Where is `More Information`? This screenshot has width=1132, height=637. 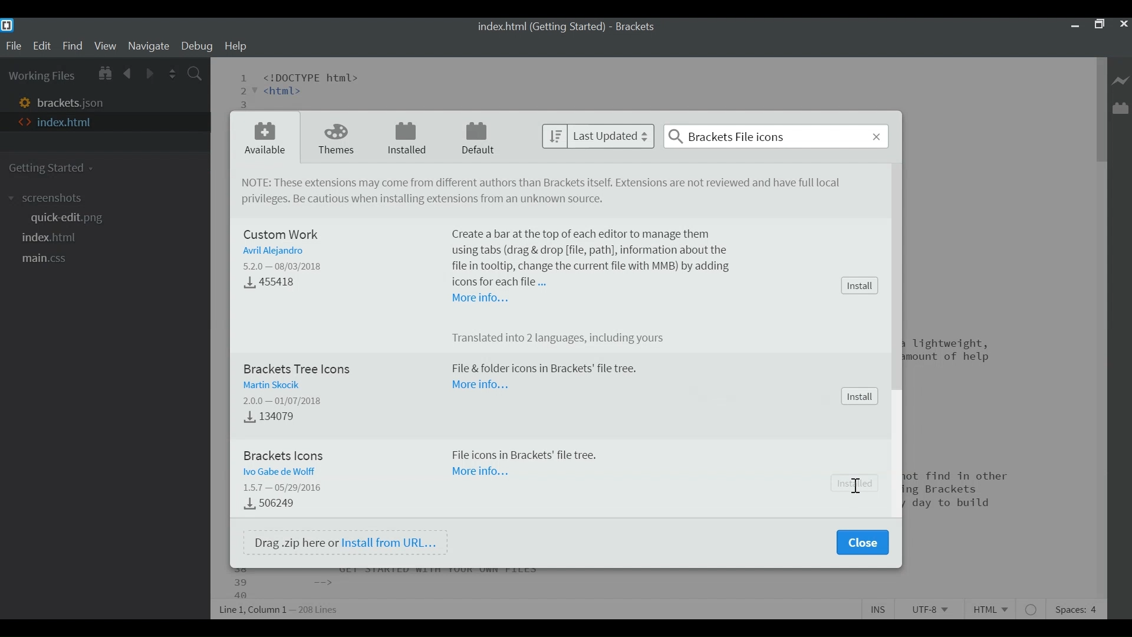 More Information is located at coordinates (483, 474).